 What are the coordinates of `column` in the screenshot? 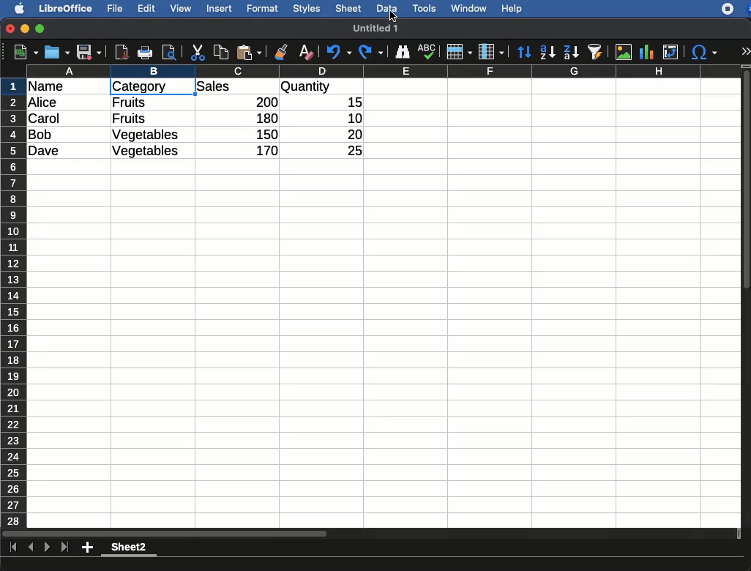 It's located at (491, 53).